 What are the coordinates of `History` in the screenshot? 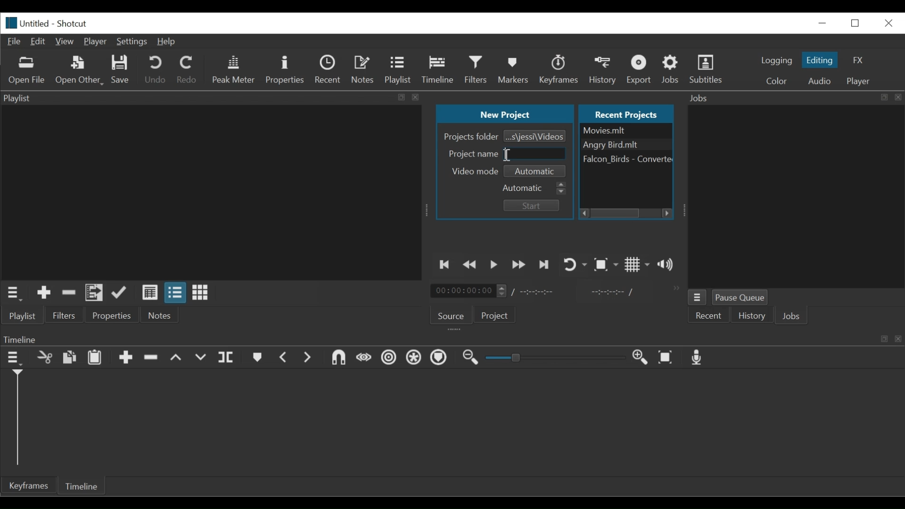 It's located at (605, 70).